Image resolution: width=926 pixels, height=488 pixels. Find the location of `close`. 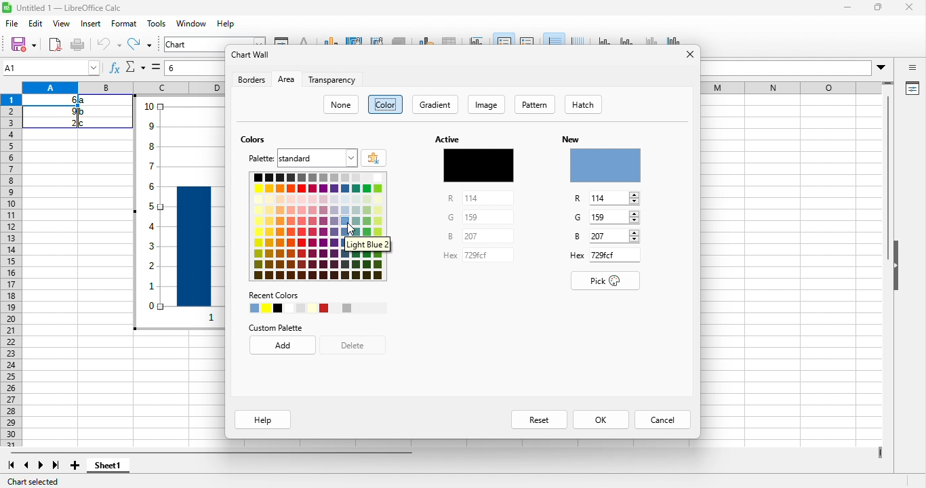

close is located at coordinates (691, 56).